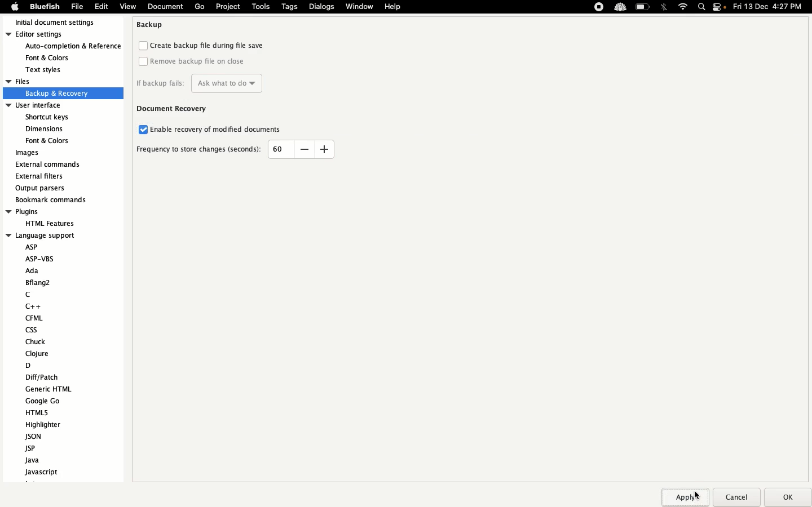 Image resolution: width=812 pixels, height=507 pixels. What do you see at coordinates (63, 52) in the screenshot?
I see `Editor settings` at bounding box center [63, 52].